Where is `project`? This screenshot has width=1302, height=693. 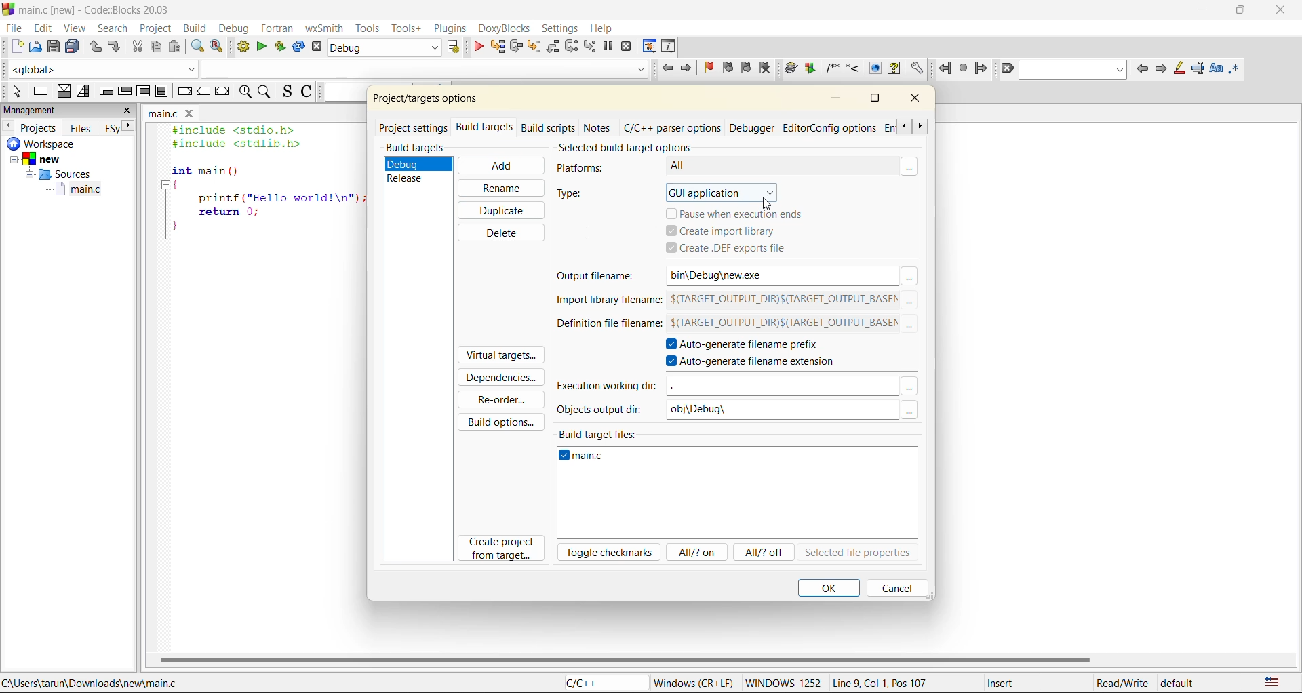
project is located at coordinates (155, 29).